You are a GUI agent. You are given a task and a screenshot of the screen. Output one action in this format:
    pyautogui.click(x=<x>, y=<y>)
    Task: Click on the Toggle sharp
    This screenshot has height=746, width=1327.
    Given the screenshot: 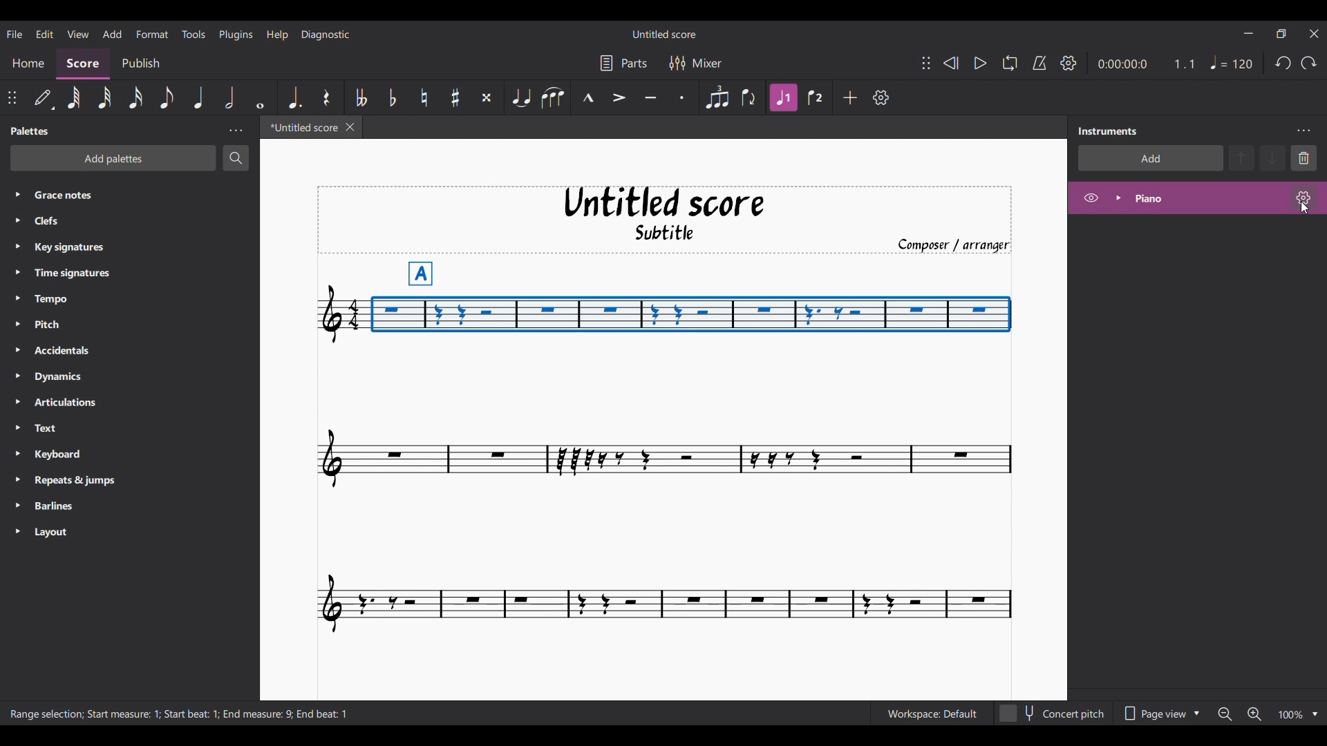 What is the action you would take?
    pyautogui.click(x=455, y=97)
    